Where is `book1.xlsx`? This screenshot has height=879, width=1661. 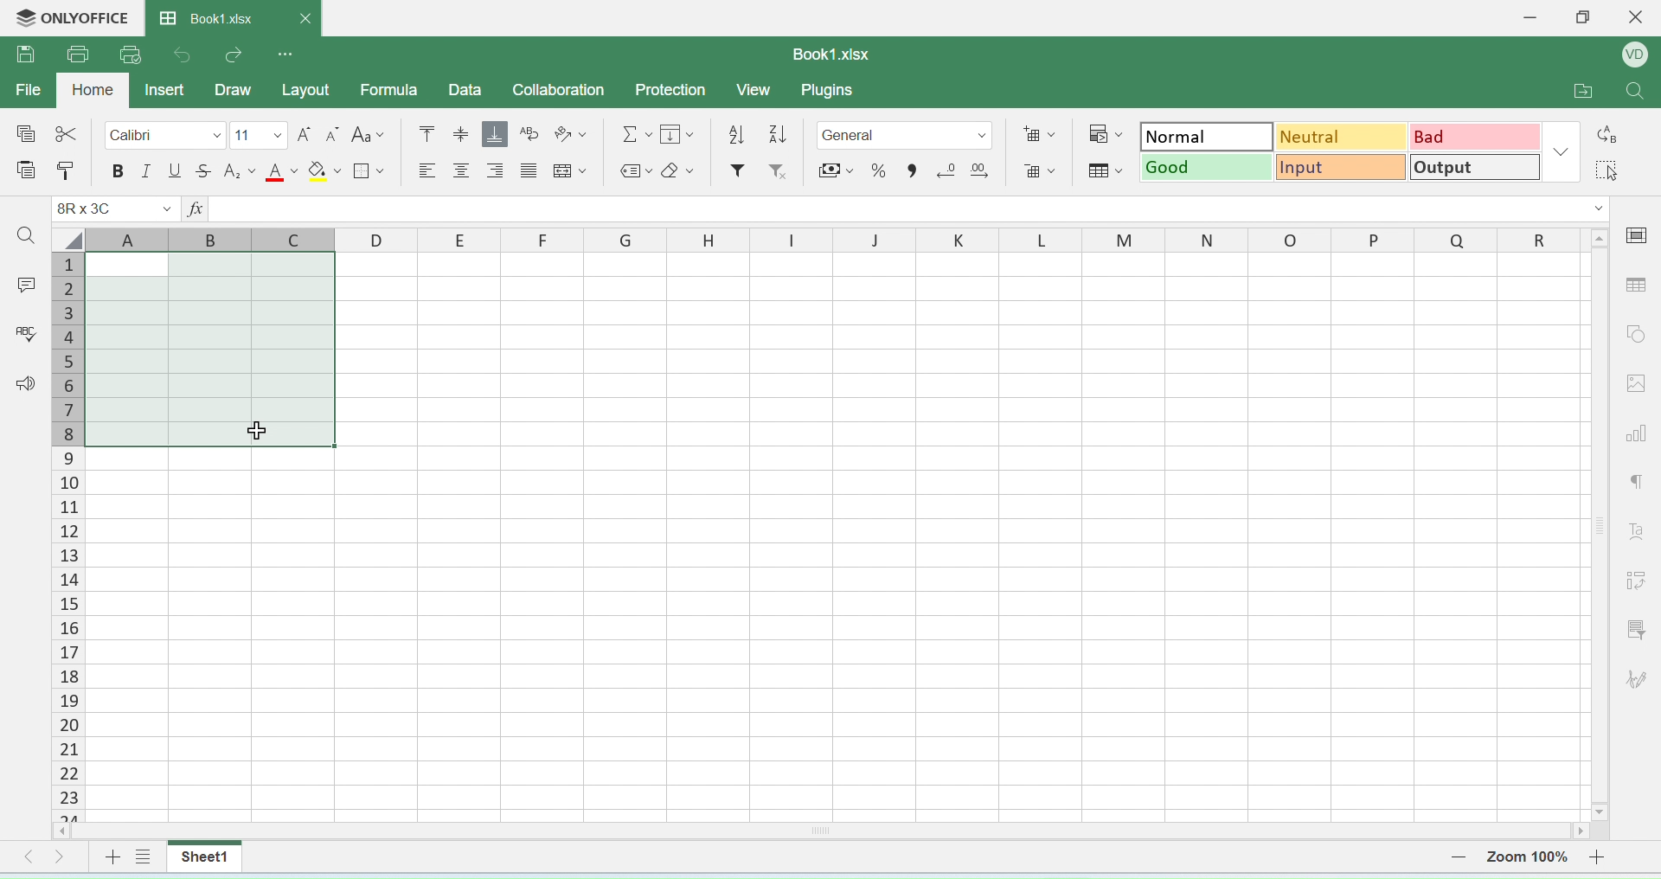 book1.xlsx is located at coordinates (828, 53).